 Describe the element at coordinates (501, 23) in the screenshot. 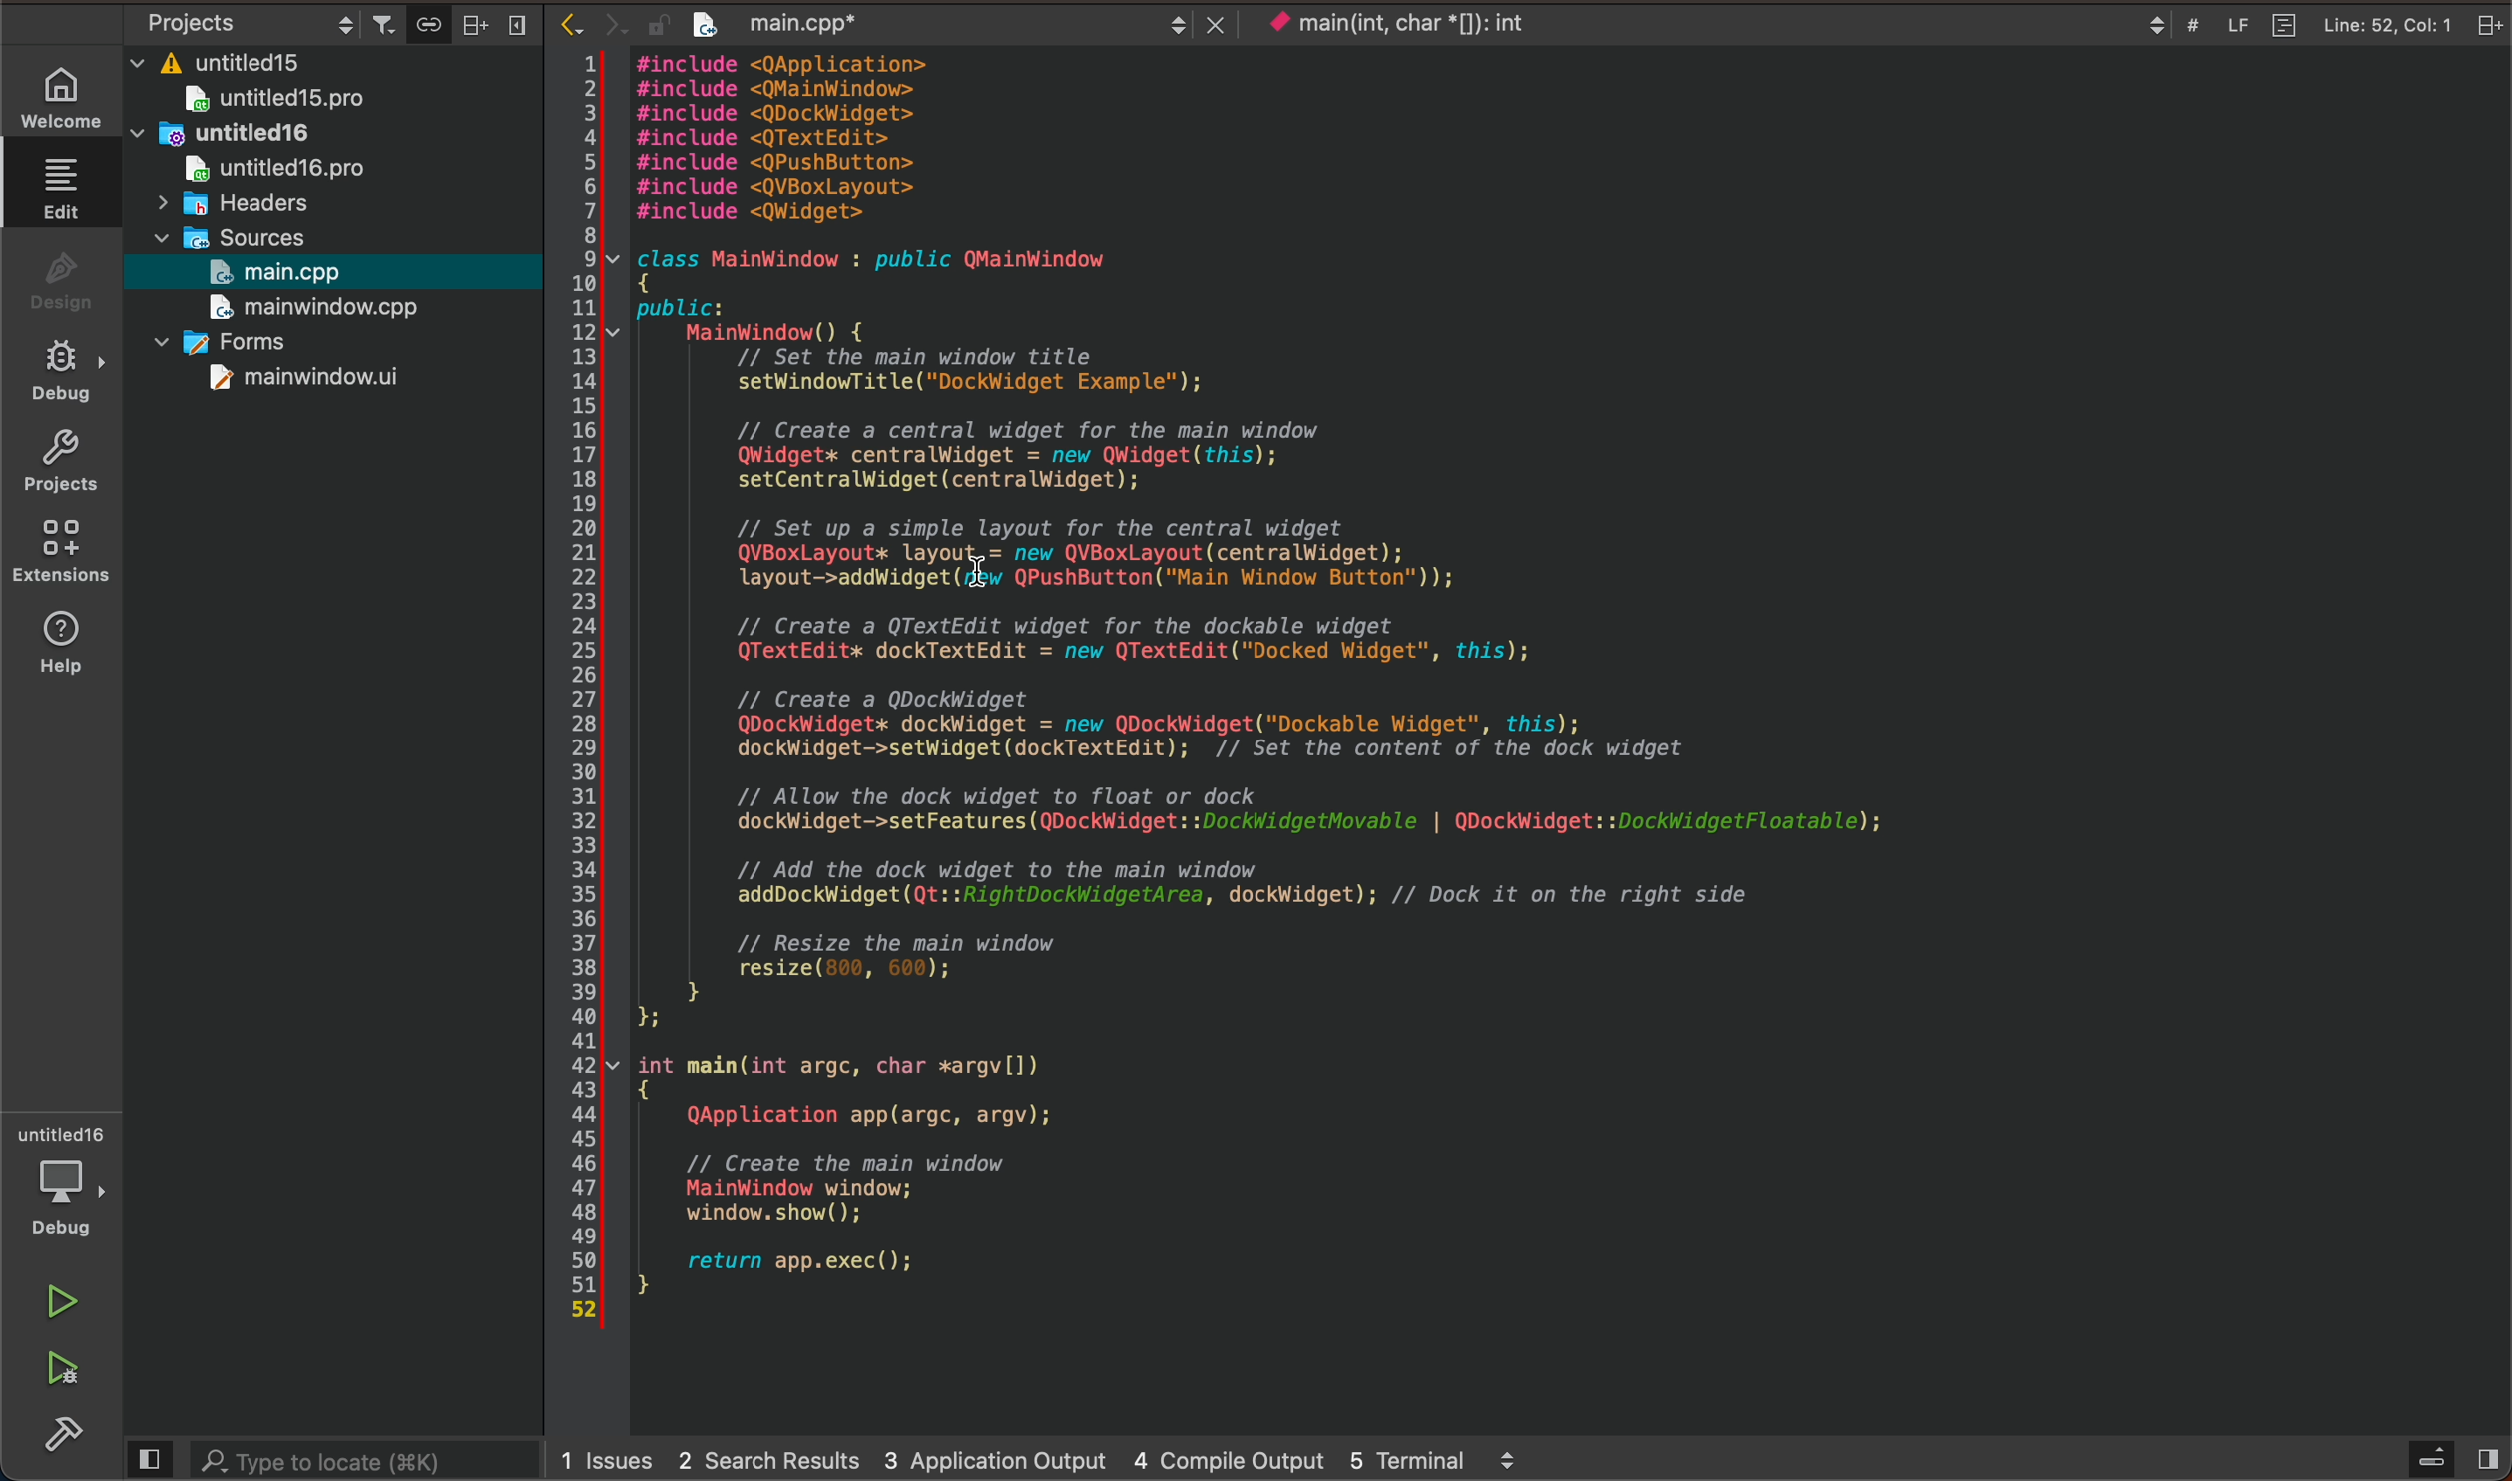

I see `close bar` at that location.